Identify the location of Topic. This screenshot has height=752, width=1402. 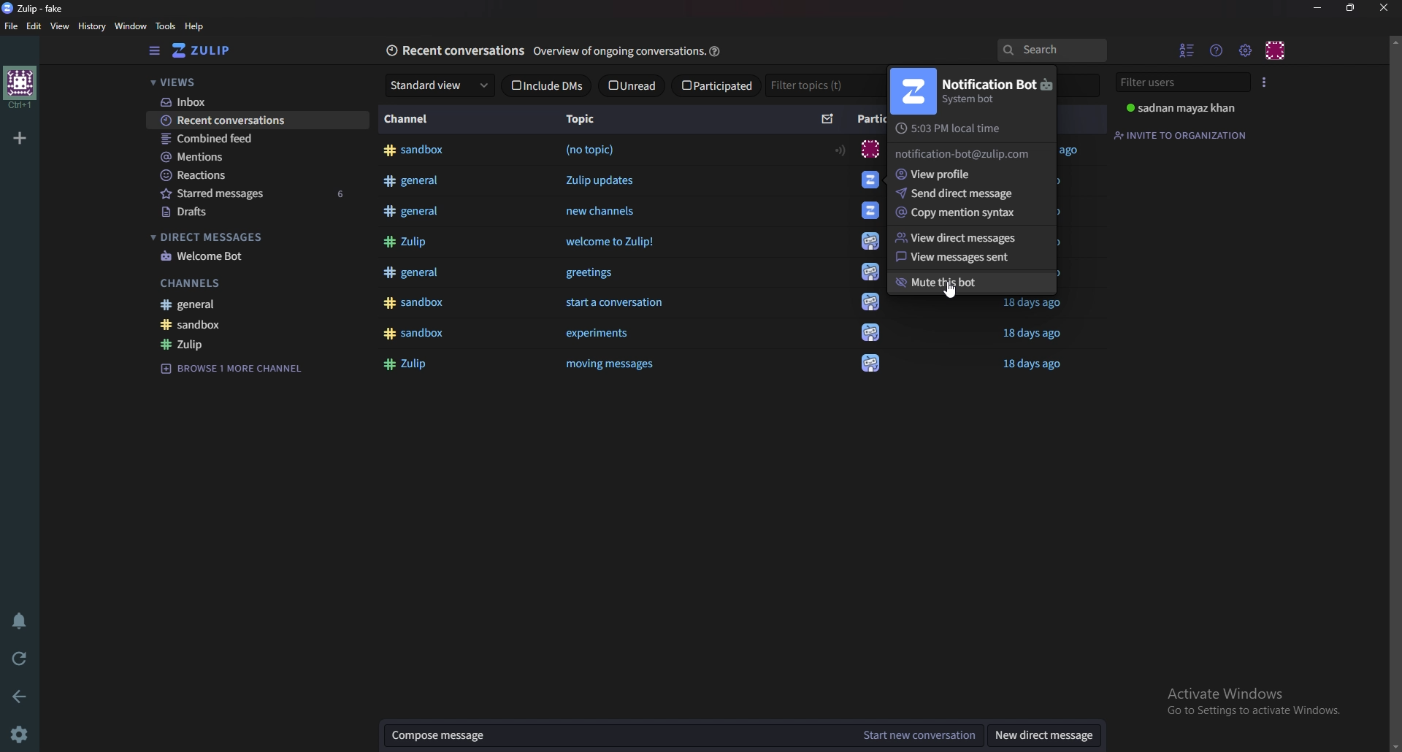
(583, 118).